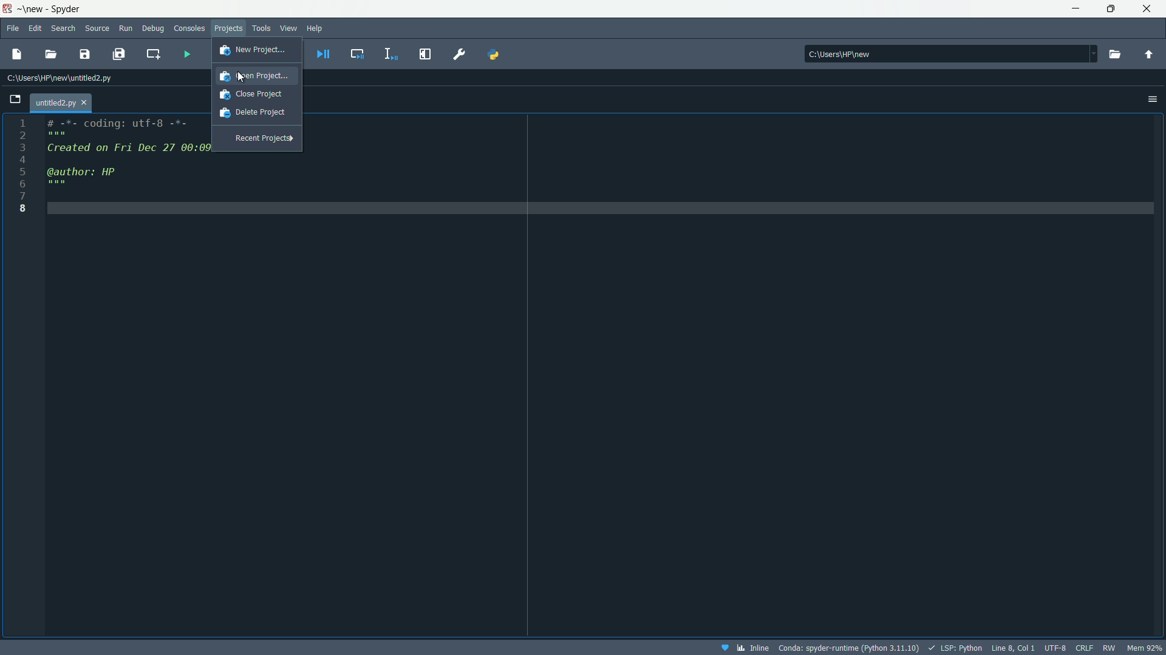  What do you see at coordinates (285, 29) in the screenshot?
I see `View` at bounding box center [285, 29].